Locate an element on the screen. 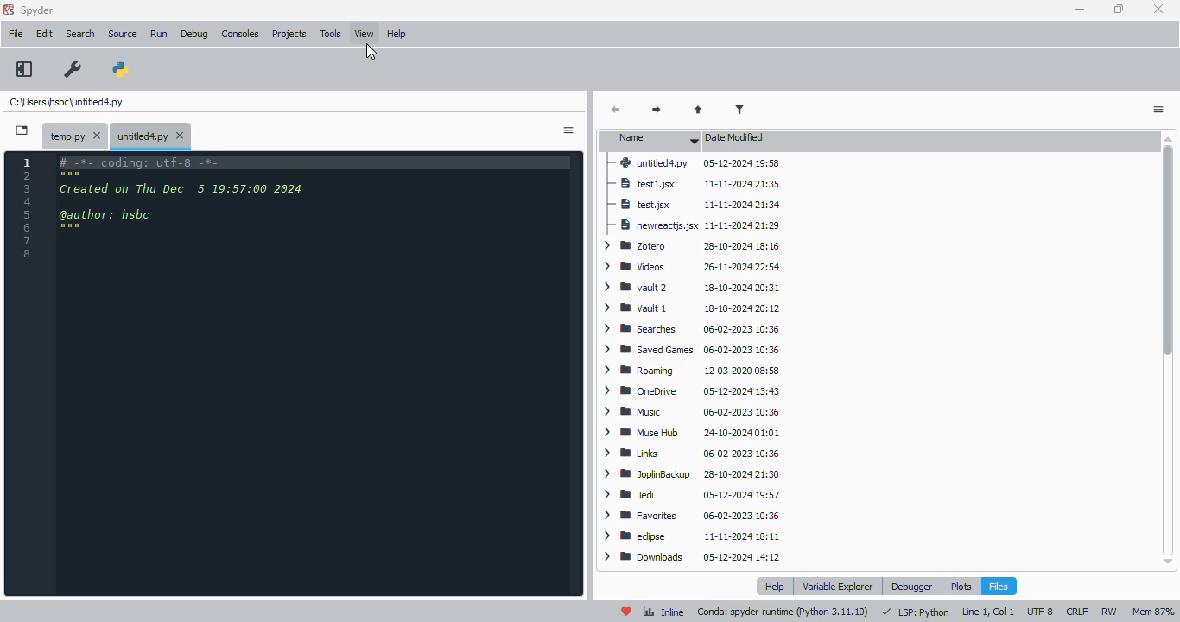 This screenshot has height=622, width=1180. maximize is located at coordinates (1120, 9).